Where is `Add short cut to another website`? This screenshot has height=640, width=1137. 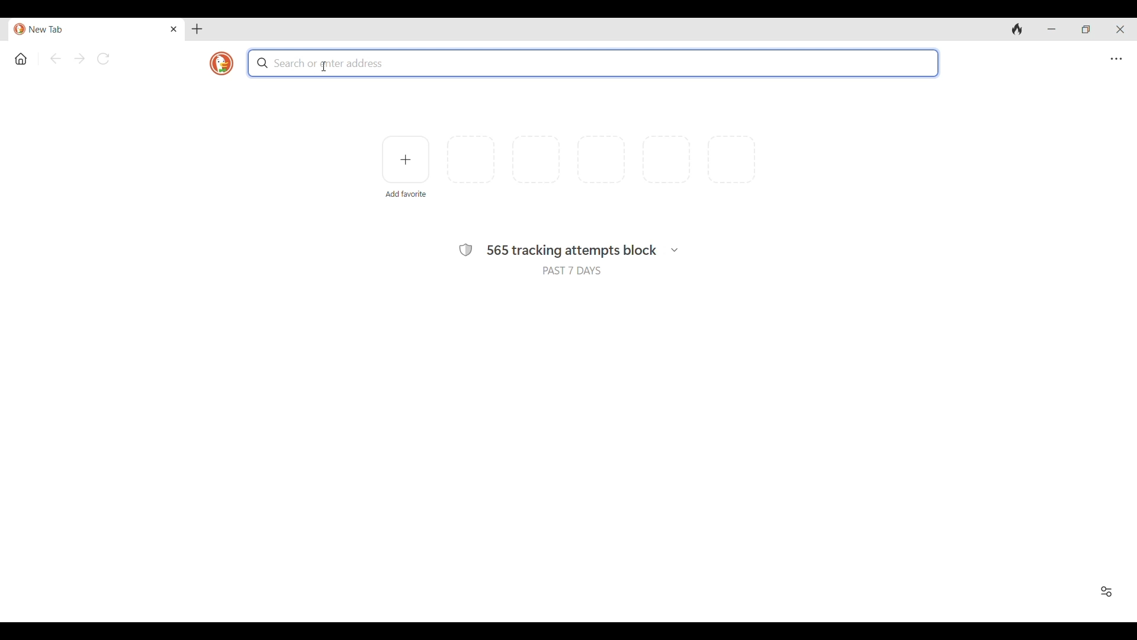 Add short cut to another website is located at coordinates (405, 159).